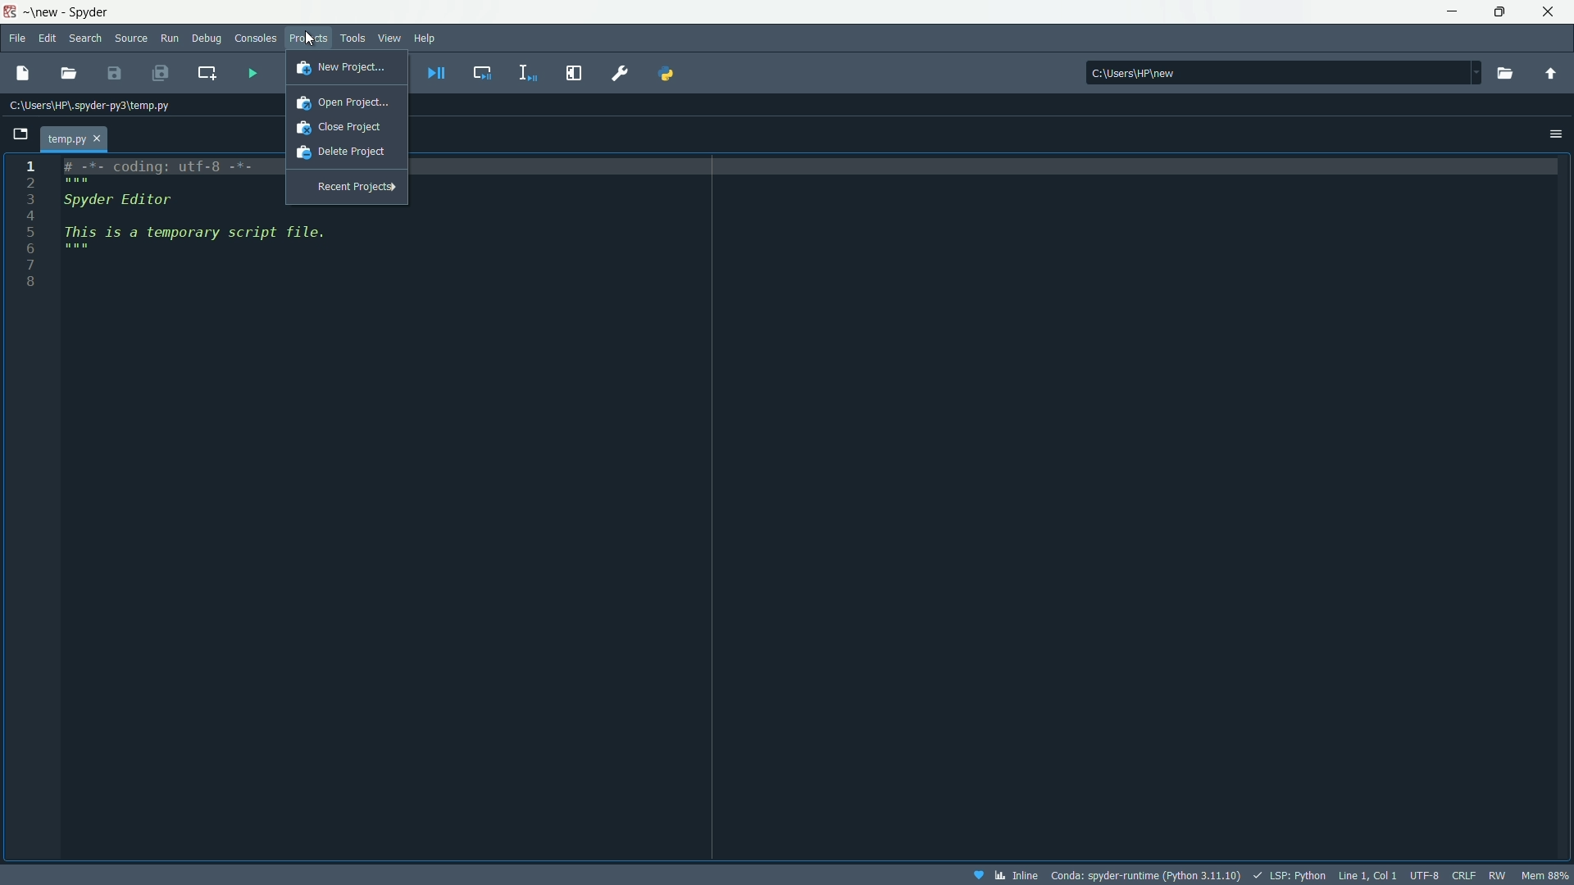  What do you see at coordinates (1550, 70) in the screenshot?
I see `Change to parent directory` at bounding box center [1550, 70].